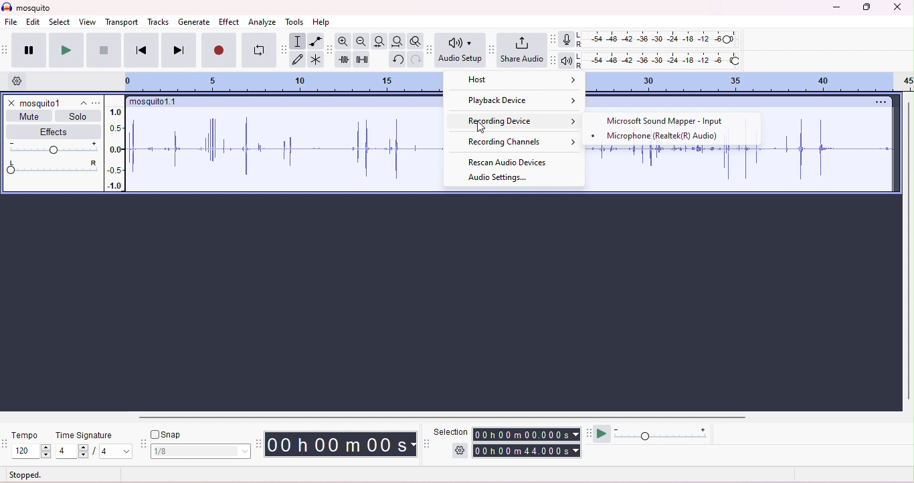  Describe the element at coordinates (96, 103) in the screenshot. I see `options` at that location.